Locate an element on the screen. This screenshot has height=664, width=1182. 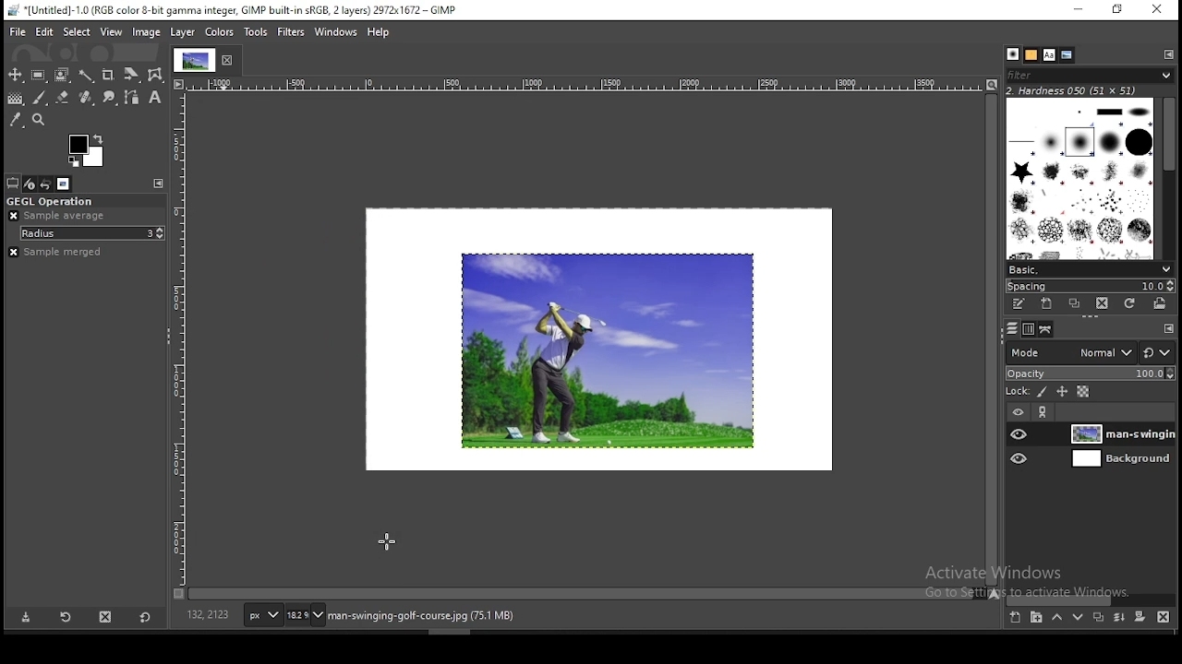
refresh brushes is located at coordinates (1130, 303).